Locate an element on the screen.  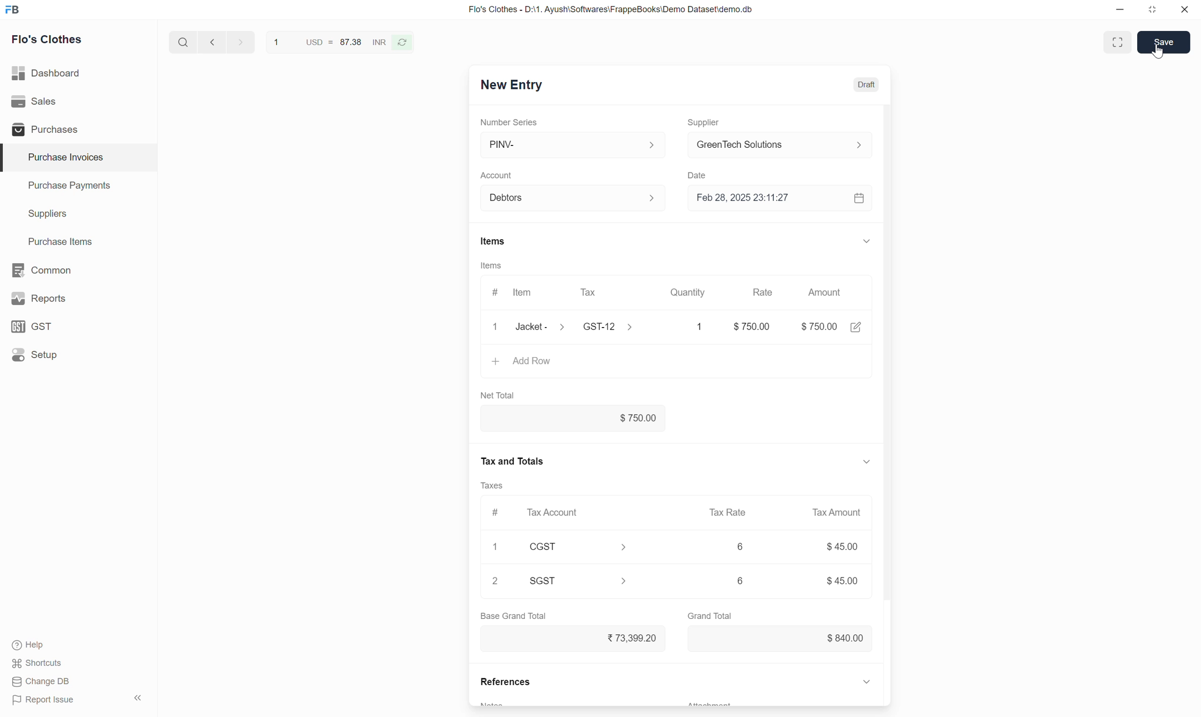
Taxes is located at coordinates (491, 486).